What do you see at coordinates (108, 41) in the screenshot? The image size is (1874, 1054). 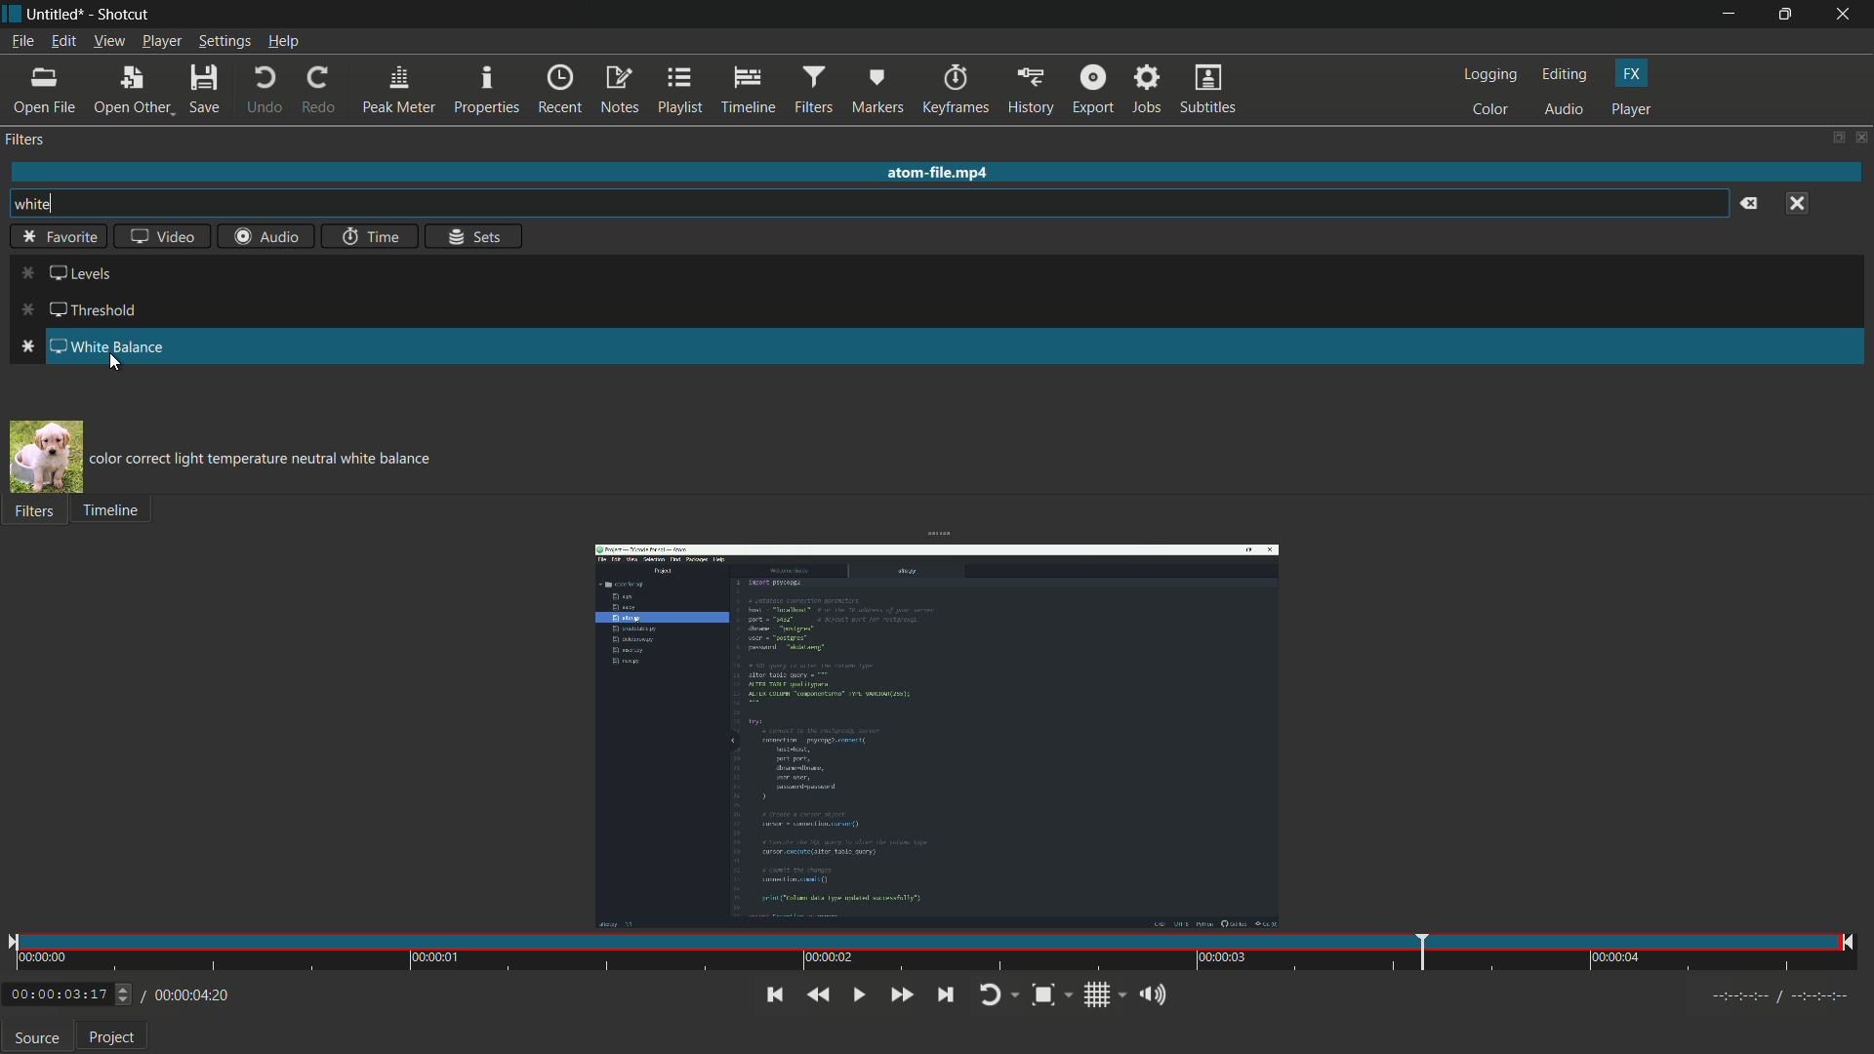 I see `view menu` at bounding box center [108, 41].